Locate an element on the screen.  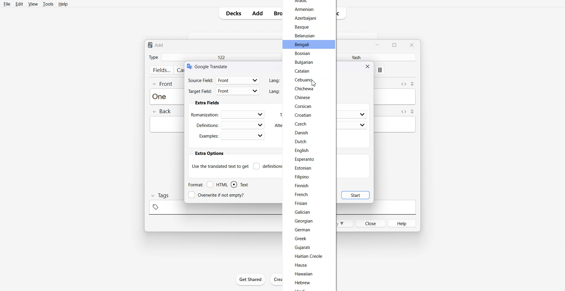
Start is located at coordinates (355, 195).